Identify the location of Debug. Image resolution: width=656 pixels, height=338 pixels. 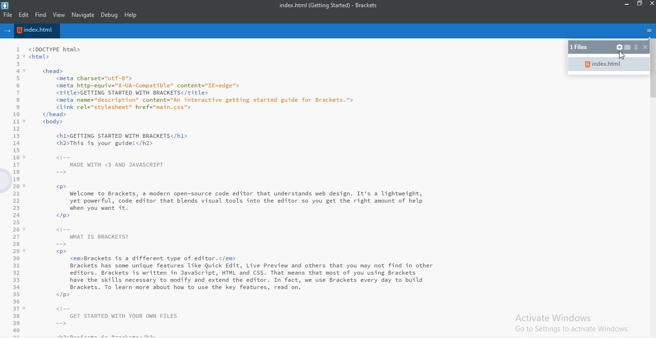
(110, 15).